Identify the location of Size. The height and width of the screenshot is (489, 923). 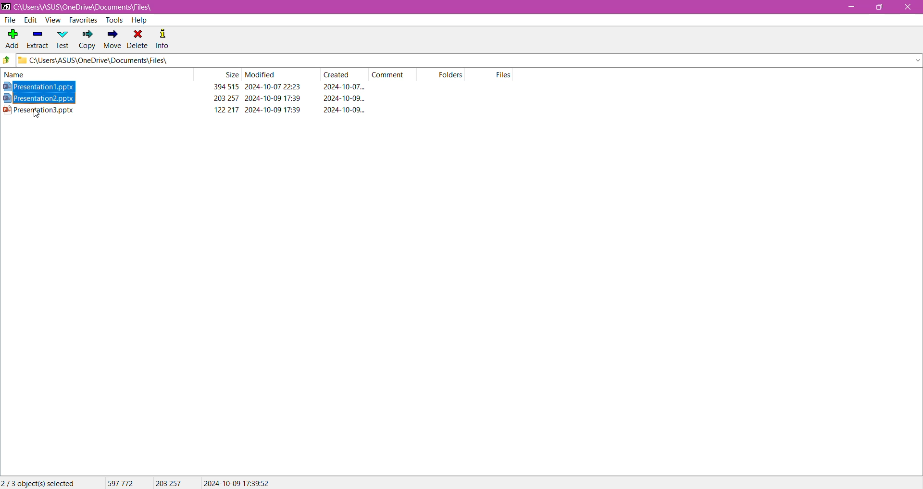
(231, 75).